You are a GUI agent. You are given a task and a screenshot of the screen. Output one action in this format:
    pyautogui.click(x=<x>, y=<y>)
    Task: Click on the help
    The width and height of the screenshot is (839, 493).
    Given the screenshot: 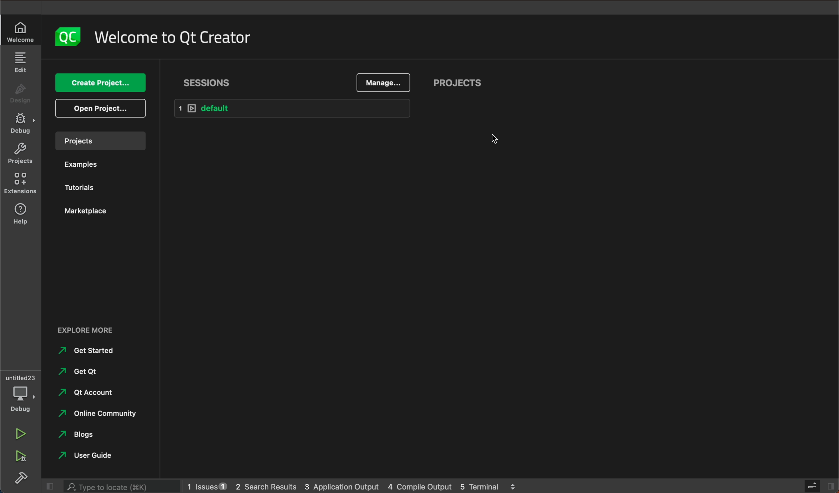 What is the action you would take?
    pyautogui.click(x=21, y=216)
    